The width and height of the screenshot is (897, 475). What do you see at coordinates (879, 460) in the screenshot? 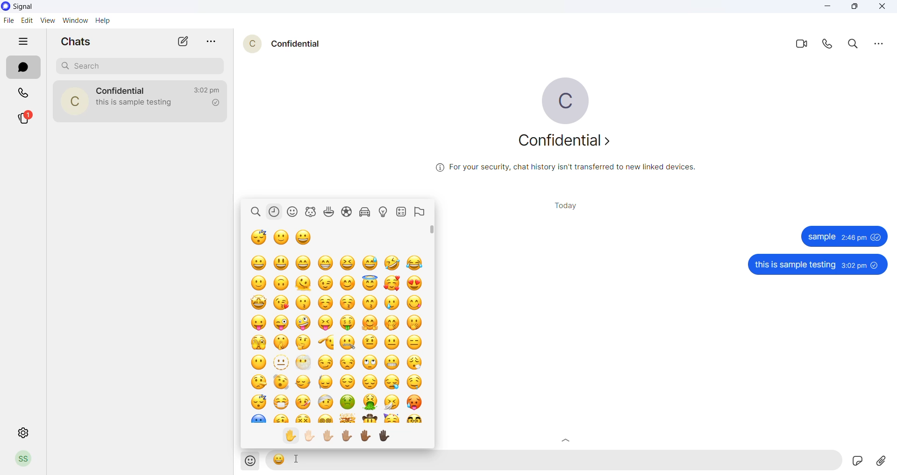
I see `share attachments` at bounding box center [879, 460].